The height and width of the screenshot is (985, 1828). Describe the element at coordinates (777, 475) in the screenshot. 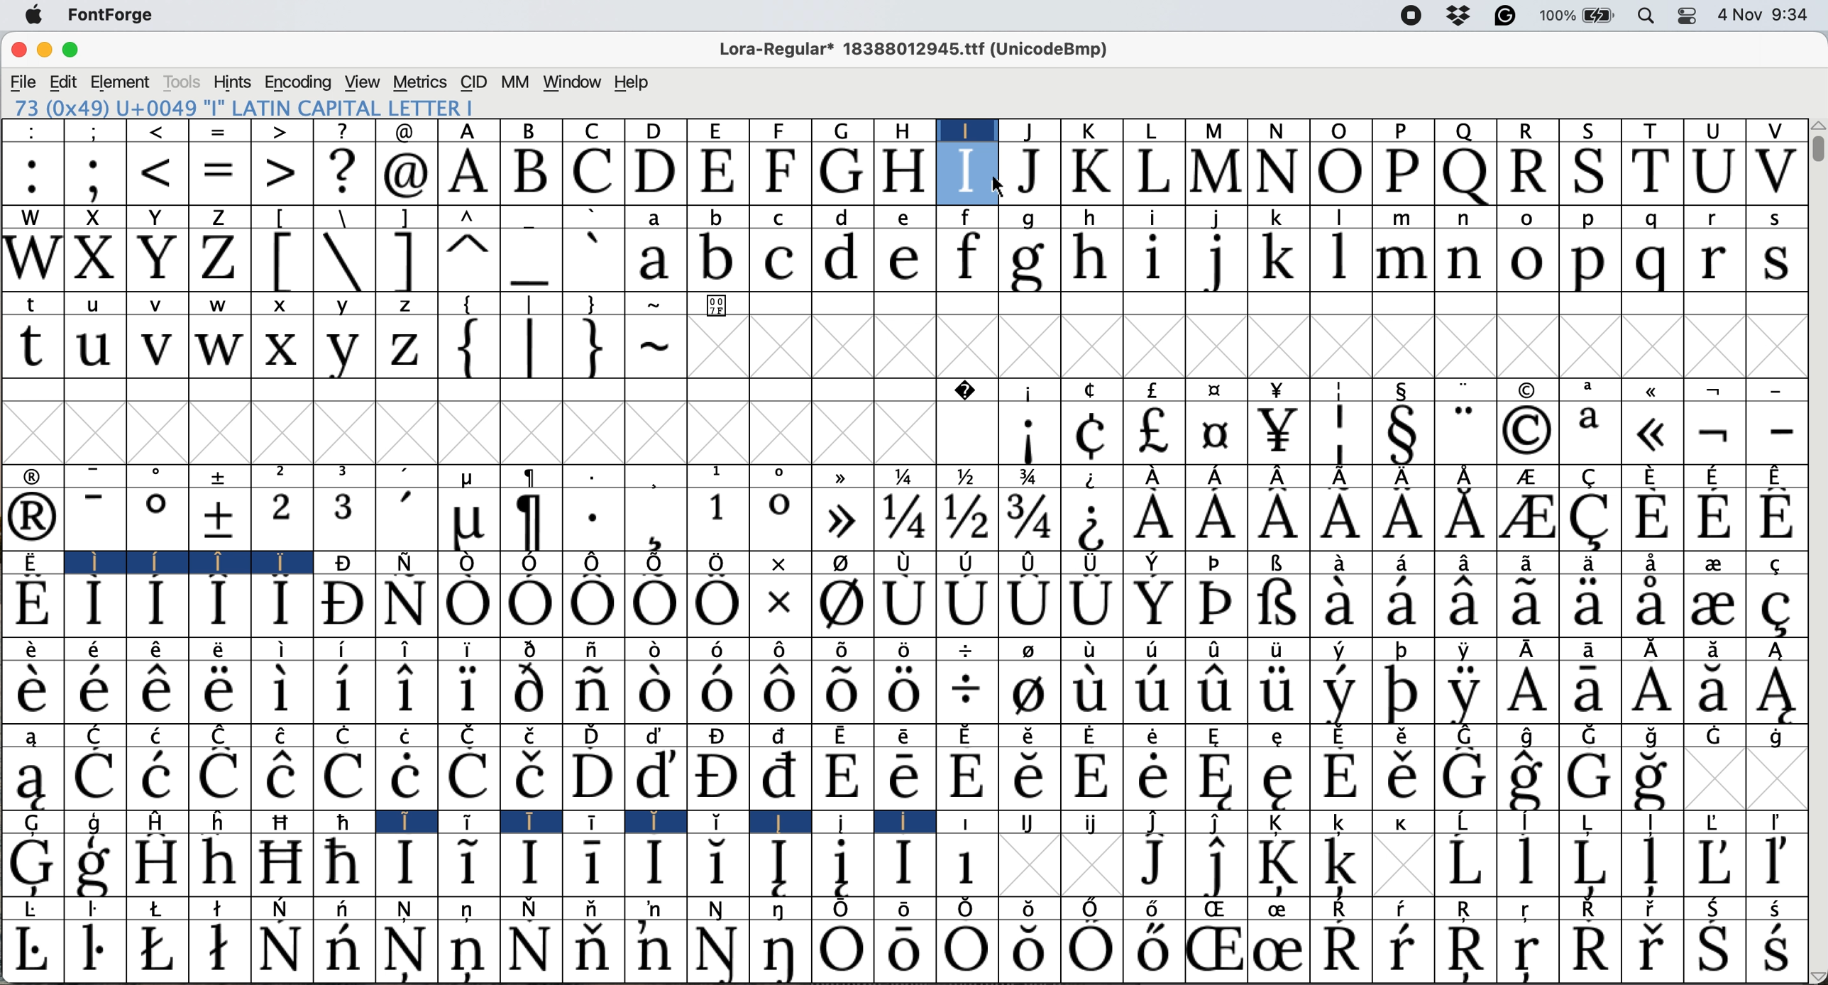

I see `o` at that location.